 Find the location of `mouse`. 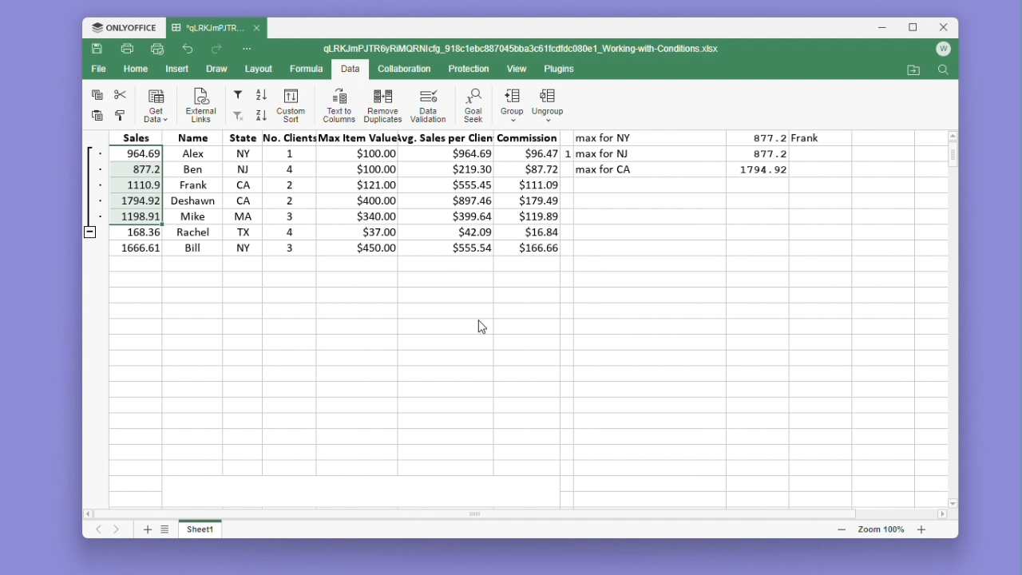

mouse is located at coordinates (481, 326).